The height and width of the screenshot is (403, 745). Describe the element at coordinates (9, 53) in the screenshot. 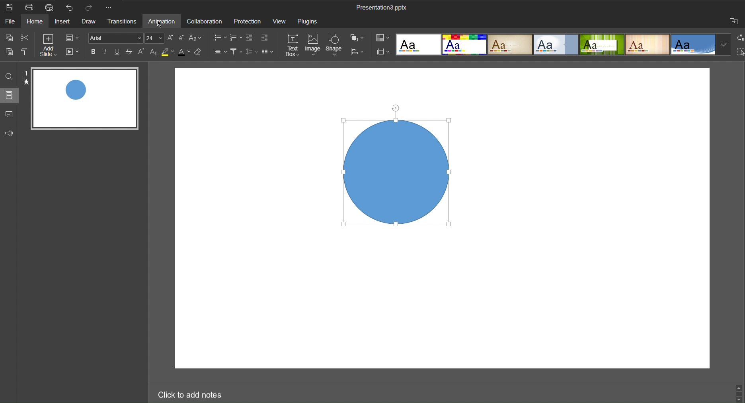

I see `Paste` at that location.